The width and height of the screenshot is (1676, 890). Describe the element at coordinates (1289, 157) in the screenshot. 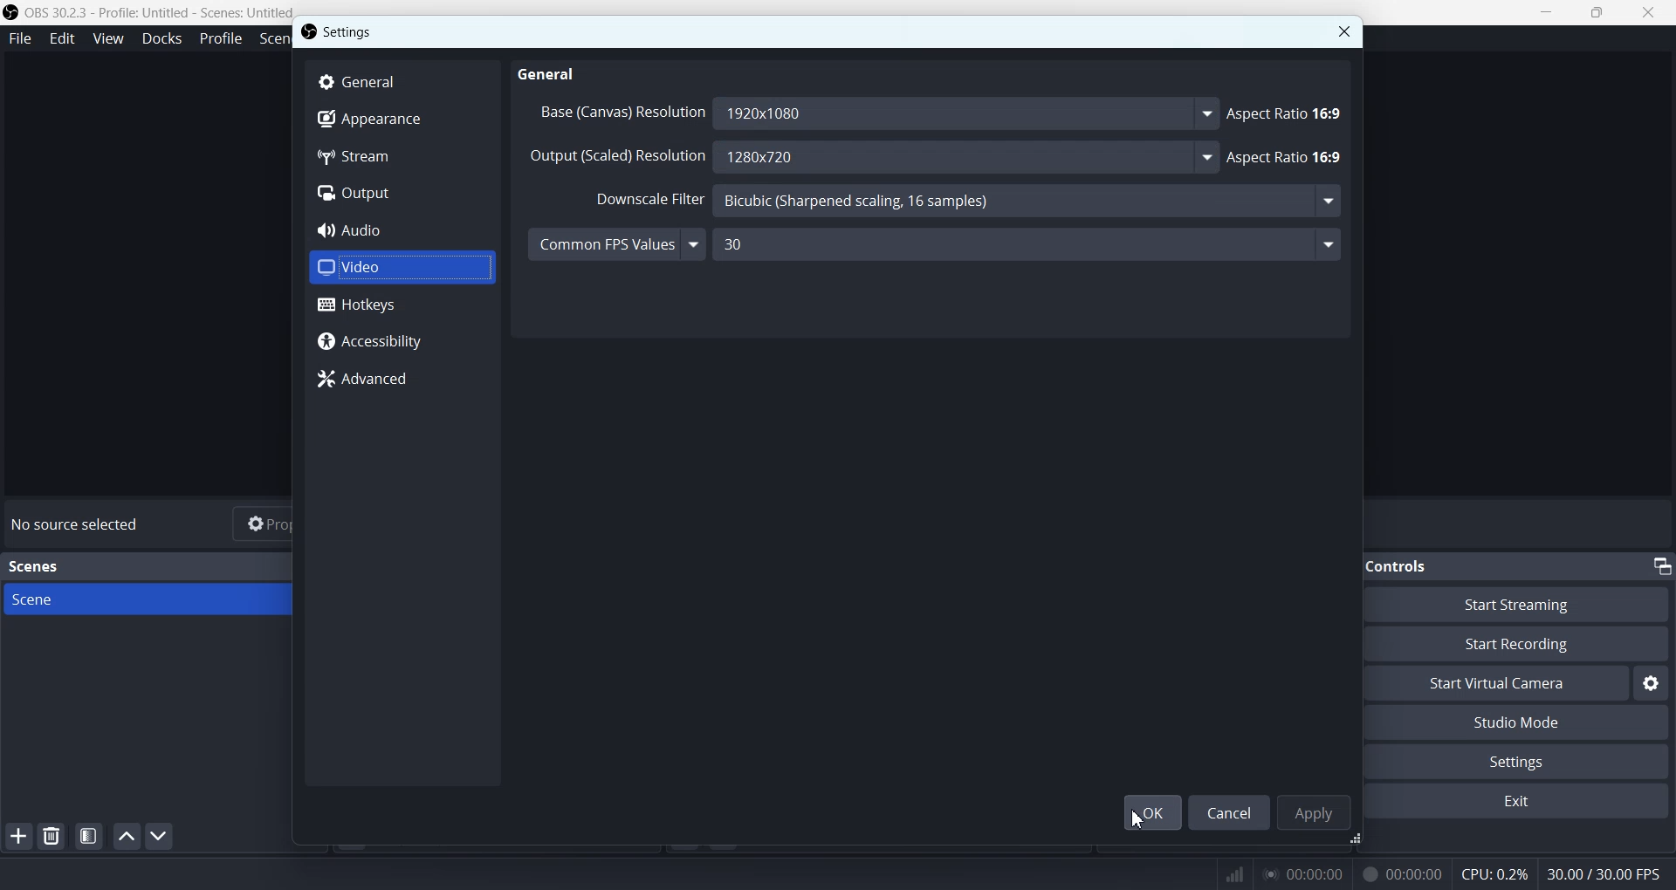

I see `Aspect Ratio 16:9` at that location.